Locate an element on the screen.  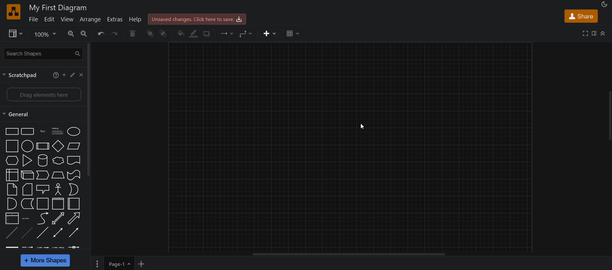
edit is located at coordinates (72, 75).